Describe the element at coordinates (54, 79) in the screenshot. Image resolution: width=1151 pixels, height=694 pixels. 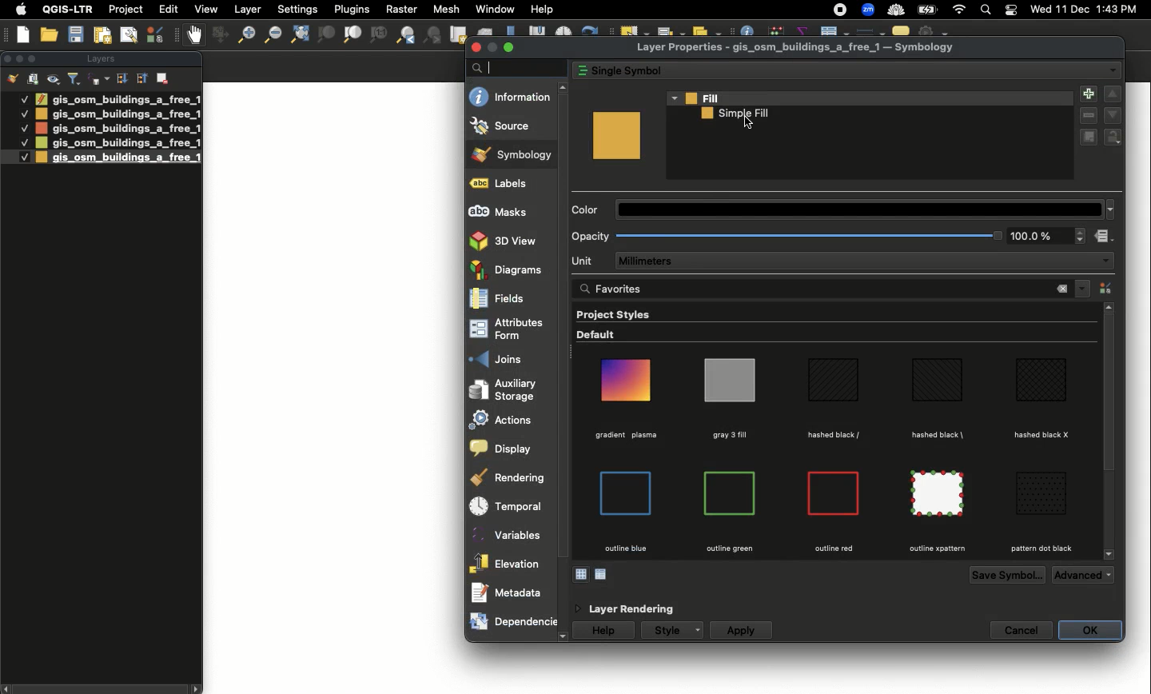
I see `Manage map themes` at that location.